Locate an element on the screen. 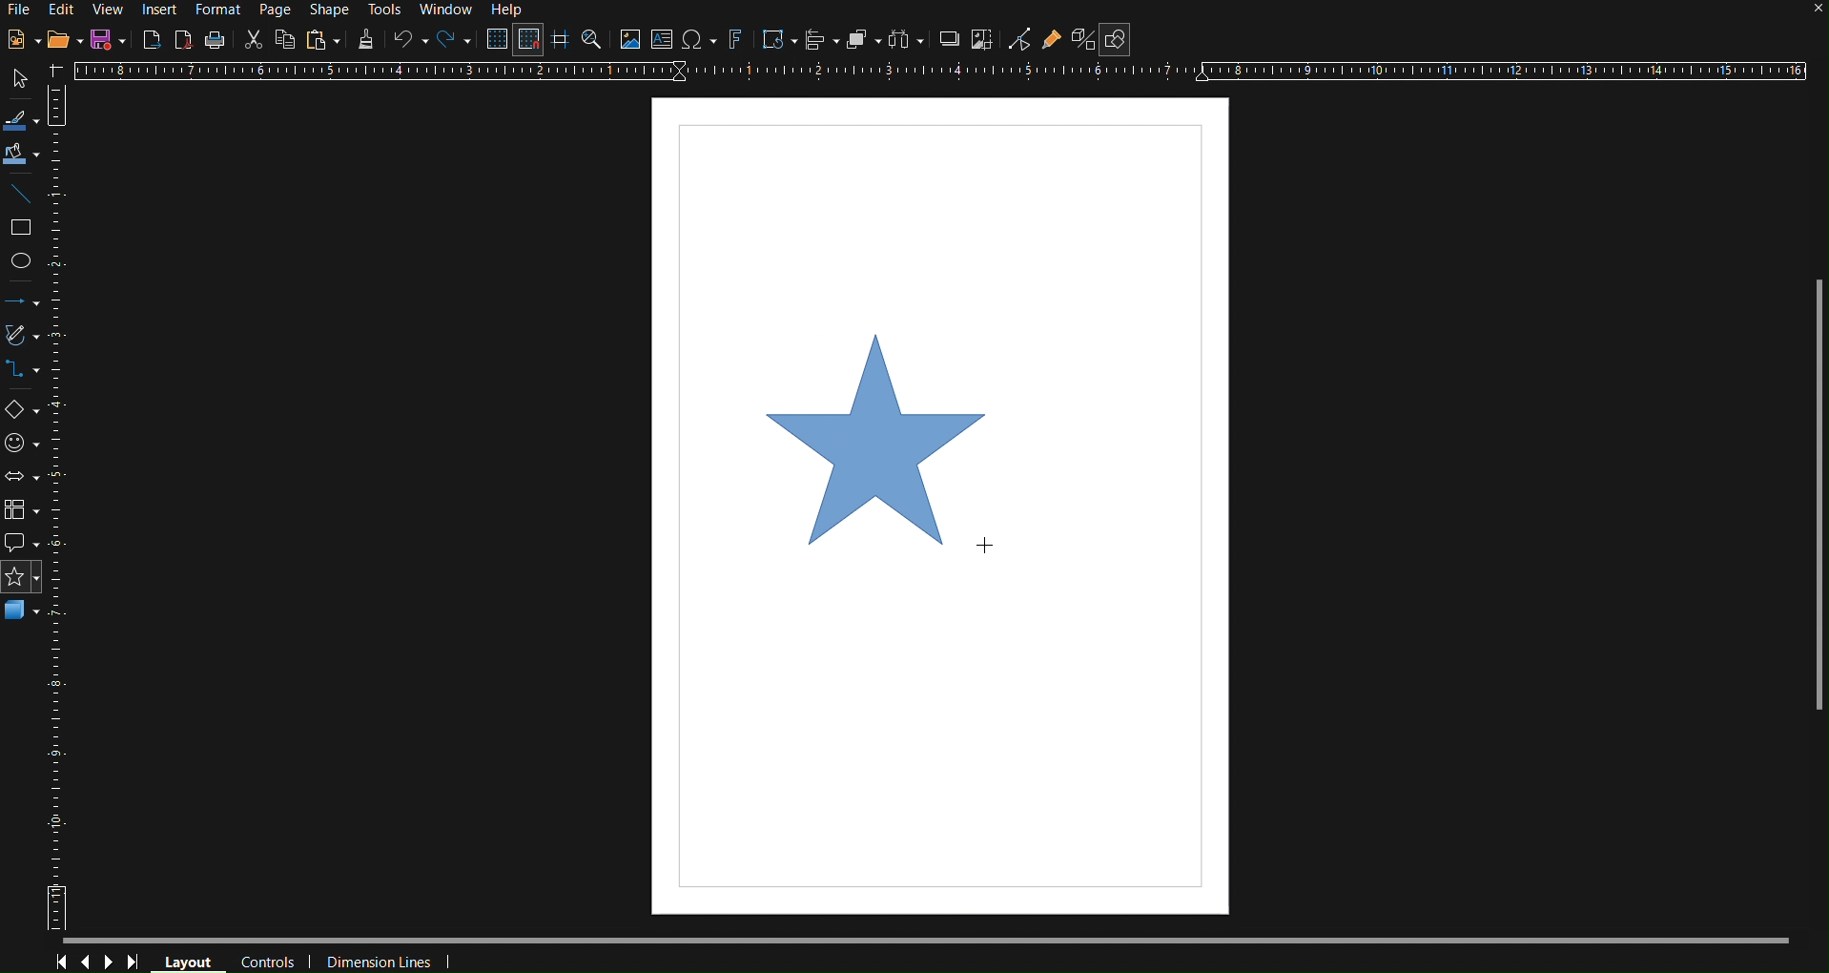 The width and height of the screenshot is (1829, 973). Arrows is located at coordinates (24, 306).